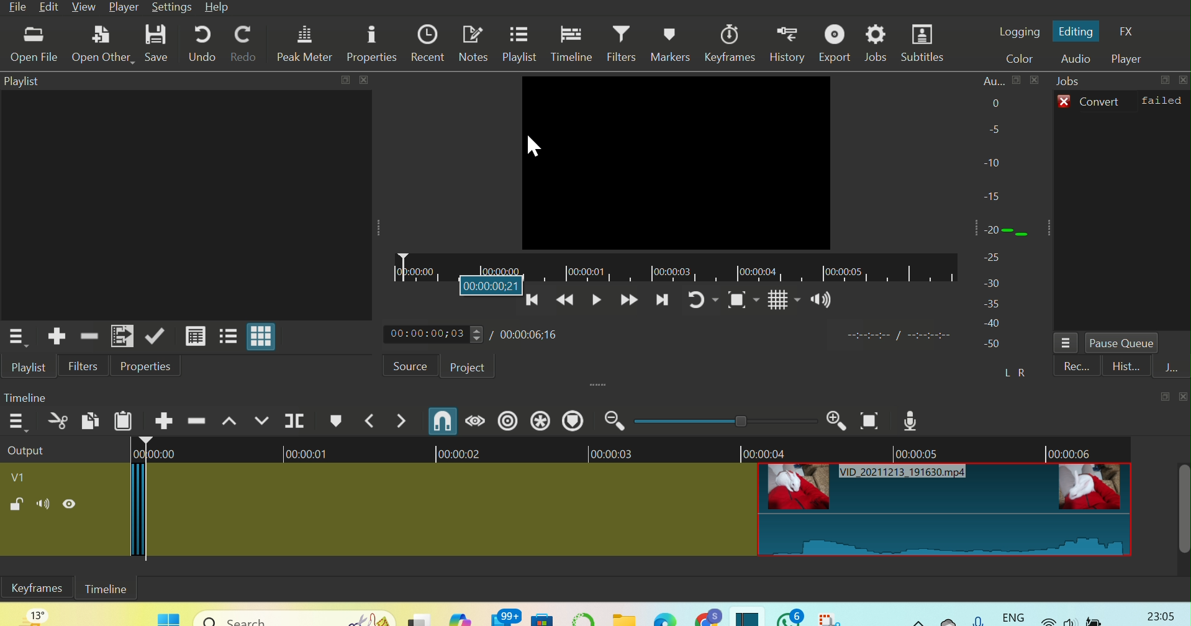 Image resolution: width=1191 pixels, height=626 pixels. I want to click on Pauese Queue, so click(1125, 343).